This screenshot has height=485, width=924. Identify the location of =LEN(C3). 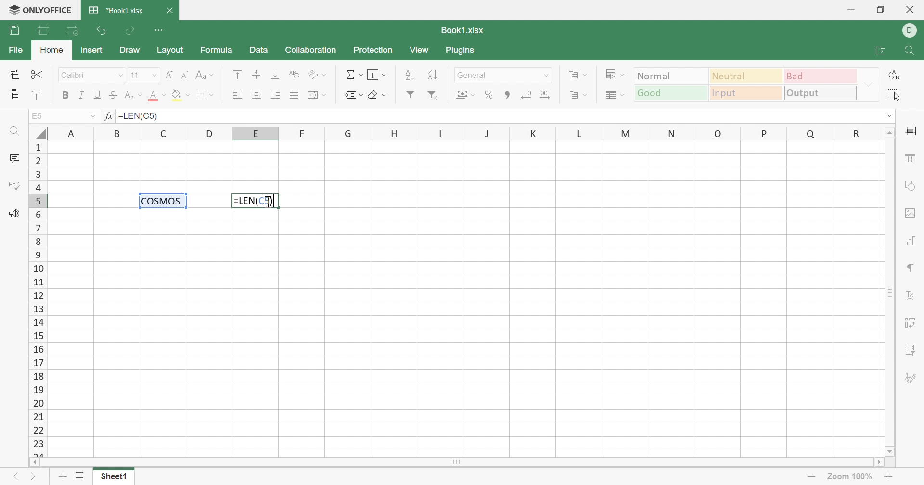
(139, 115).